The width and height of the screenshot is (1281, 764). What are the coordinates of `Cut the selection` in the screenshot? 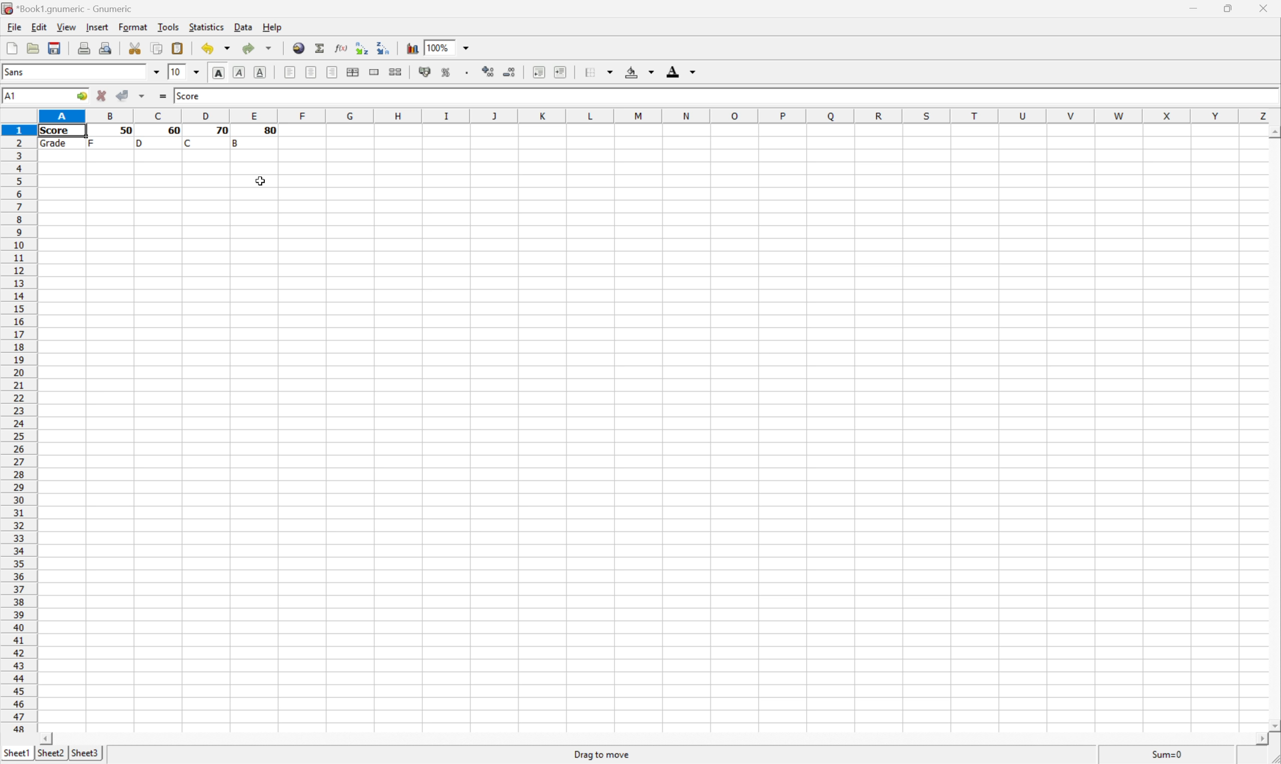 It's located at (134, 46).